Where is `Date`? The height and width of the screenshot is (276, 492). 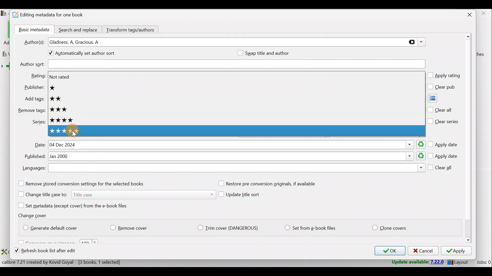 Date is located at coordinates (236, 145).